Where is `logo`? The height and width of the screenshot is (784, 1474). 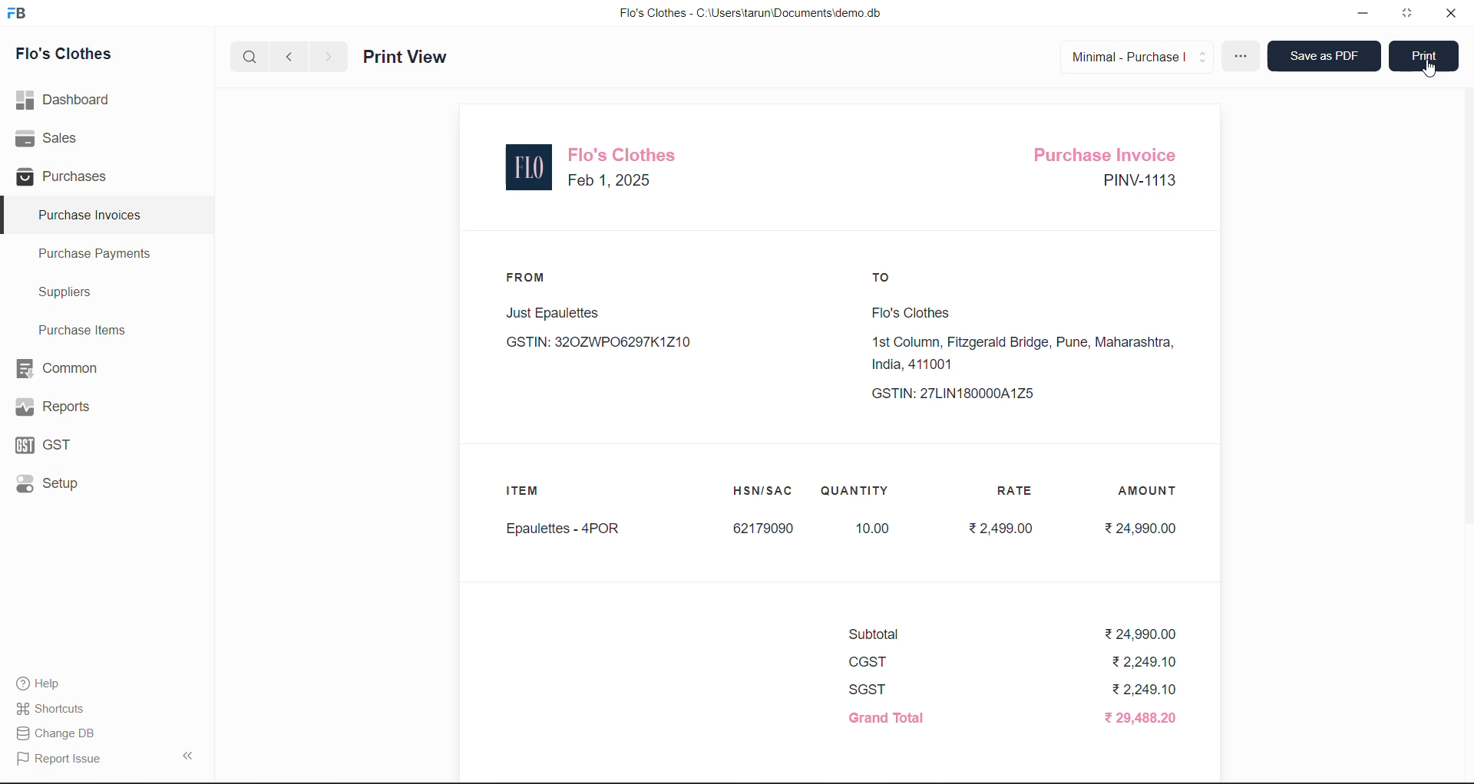 logo is located at coordinates (530, 166).